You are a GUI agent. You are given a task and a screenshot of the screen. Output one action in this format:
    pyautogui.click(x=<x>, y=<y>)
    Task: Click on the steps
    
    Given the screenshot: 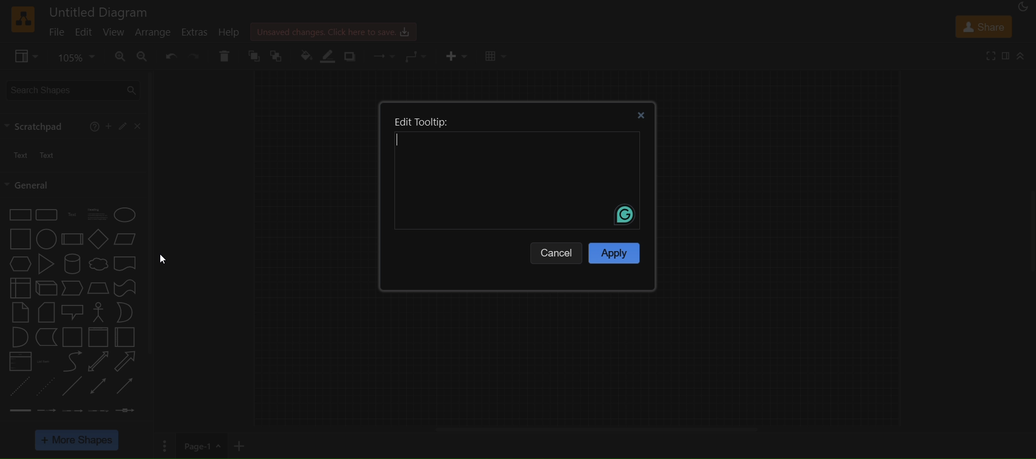 What is the action you would take?
    pyautogui.click(x=72, y=289)
    